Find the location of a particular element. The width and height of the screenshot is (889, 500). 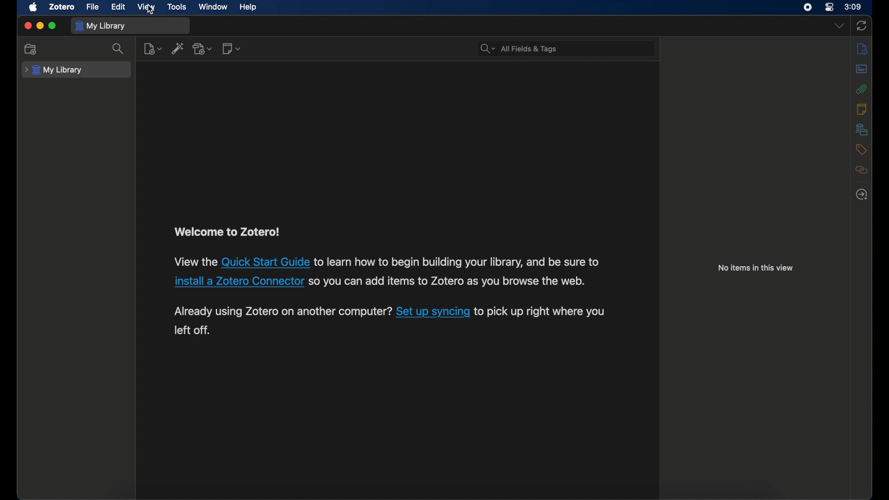

tags is located at coordinates (861, 149).